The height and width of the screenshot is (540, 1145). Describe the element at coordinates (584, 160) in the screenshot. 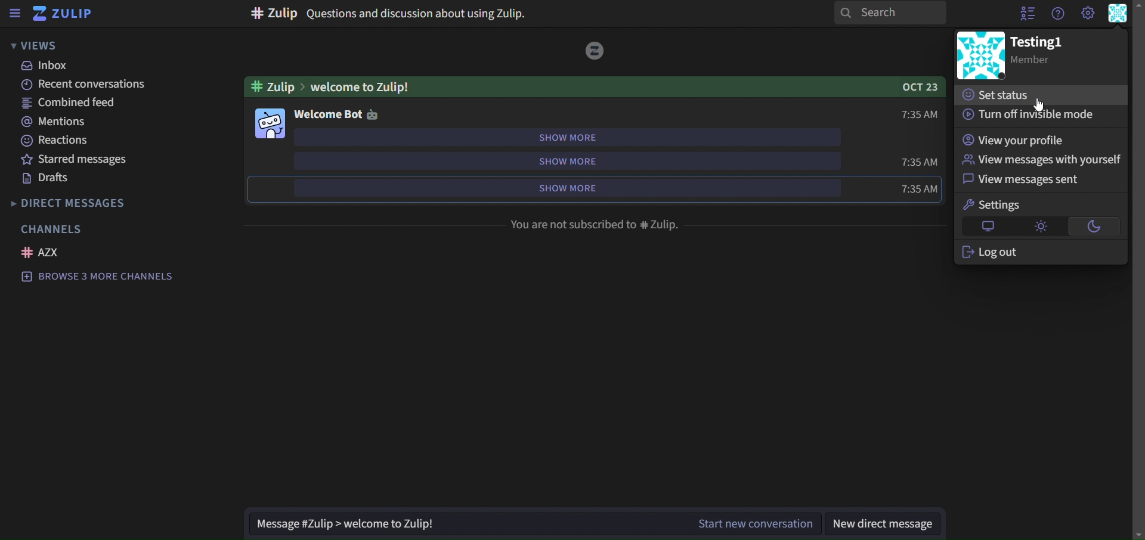

I see `show more` at that location.